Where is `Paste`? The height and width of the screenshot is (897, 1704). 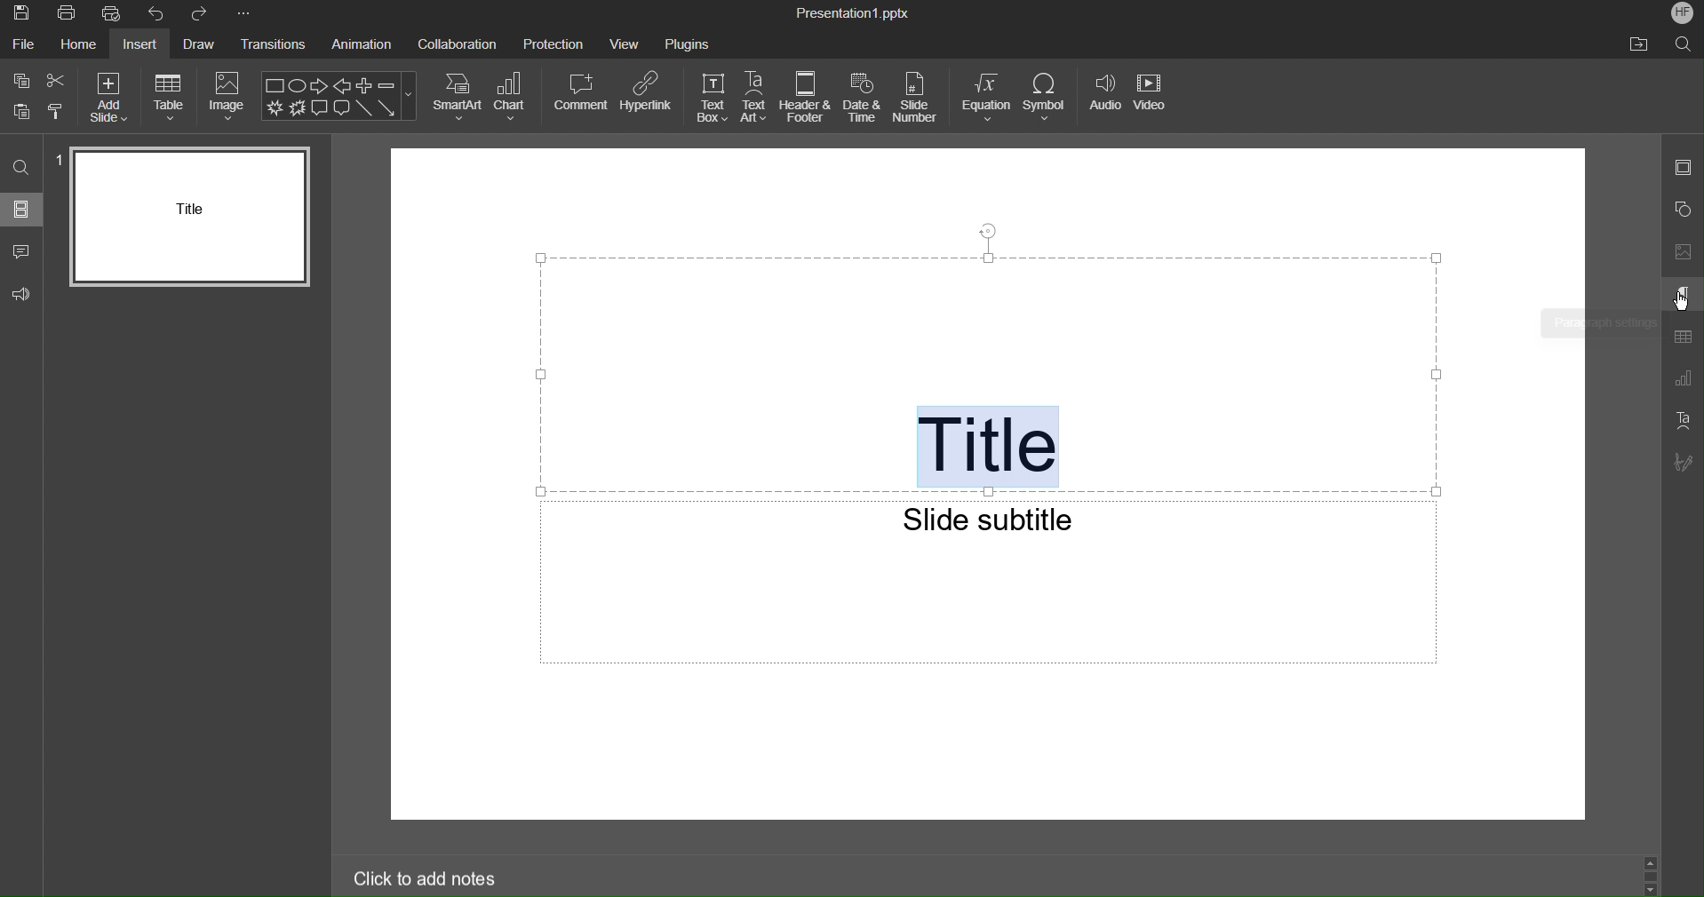
Paste is located at coordinates (20, 111).